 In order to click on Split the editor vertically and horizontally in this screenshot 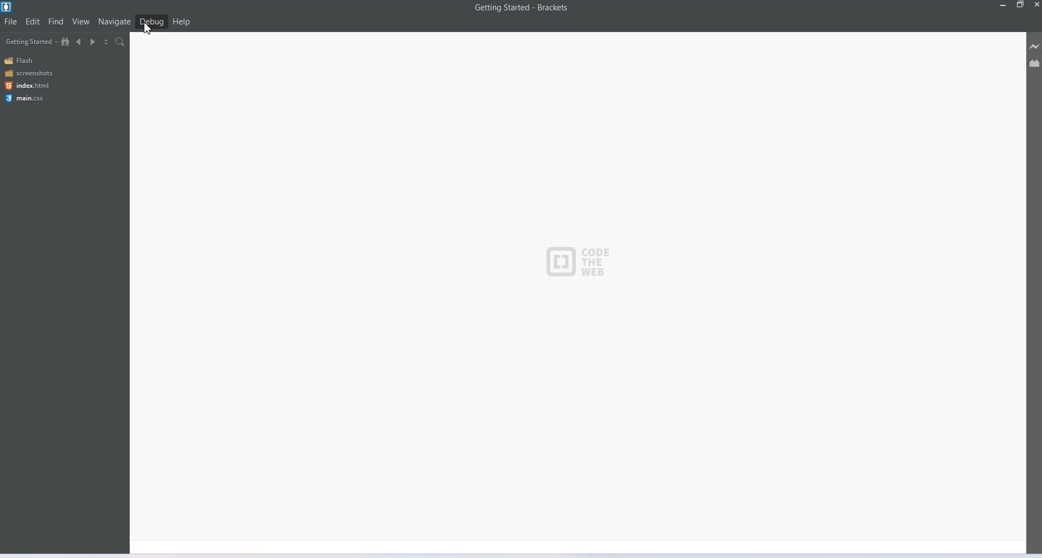, I will do `click(106, 42)`.